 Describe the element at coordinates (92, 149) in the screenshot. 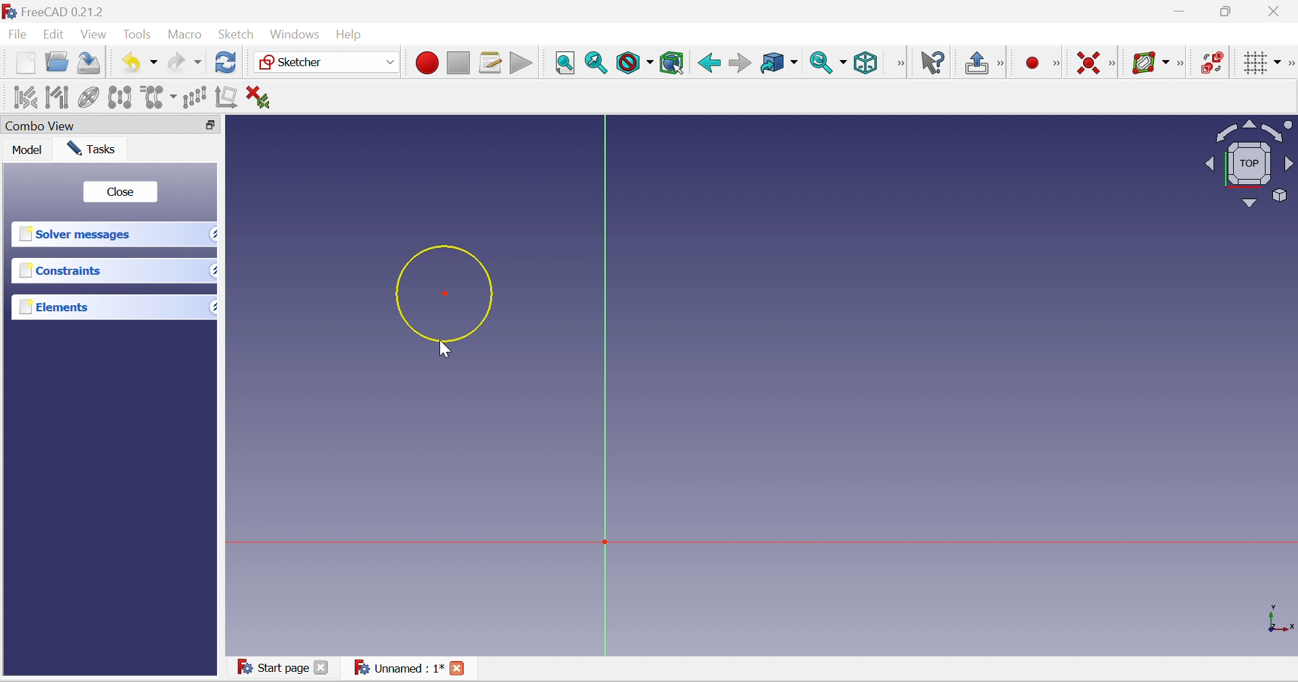

I see `Tasks` at that location.